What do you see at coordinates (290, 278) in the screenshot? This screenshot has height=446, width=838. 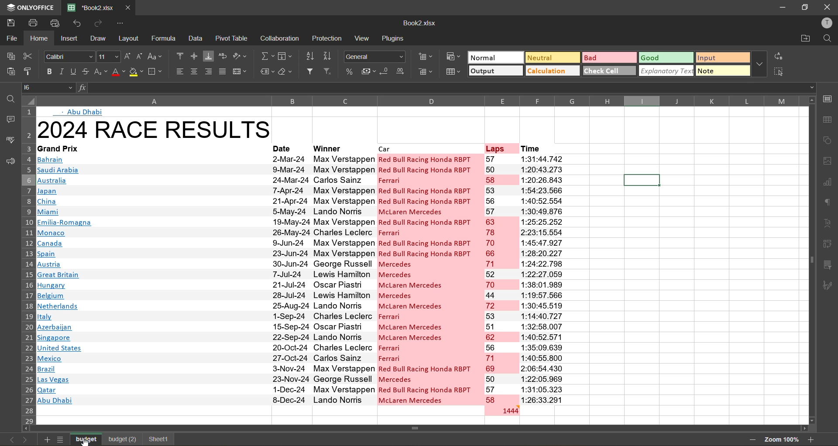 I see `date` at bounding box center [290, 278].